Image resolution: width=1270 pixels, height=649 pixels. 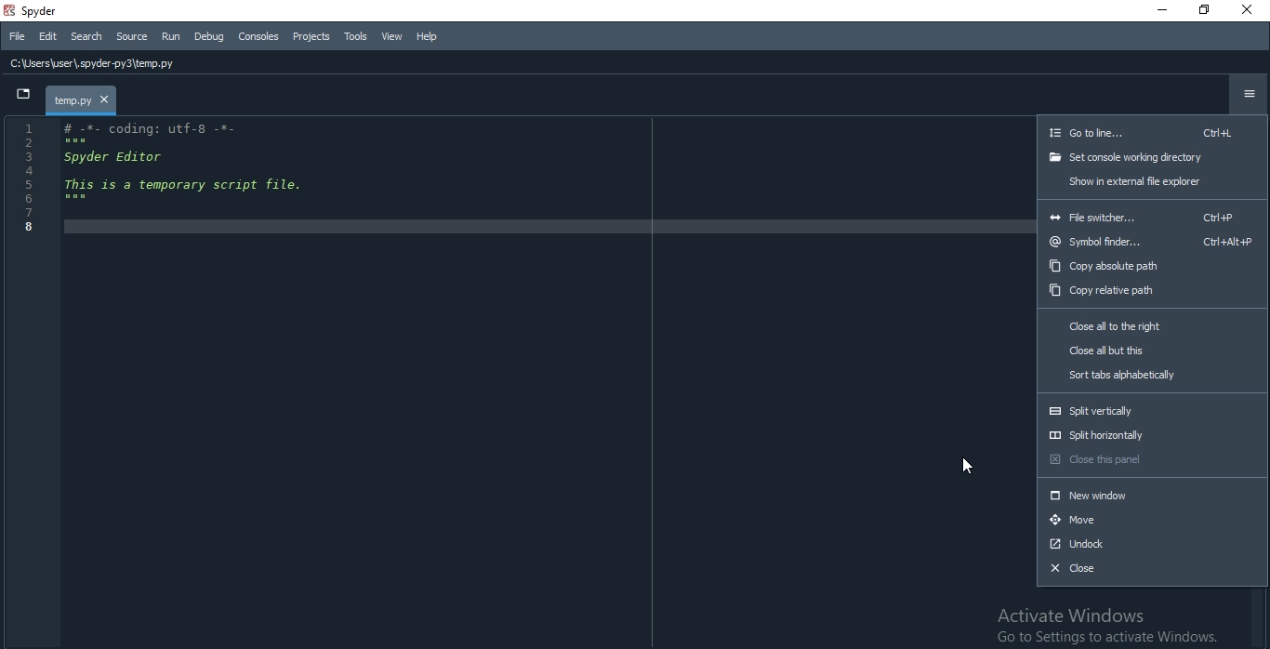 I want to click on Python code, so click(x=154, y=180).